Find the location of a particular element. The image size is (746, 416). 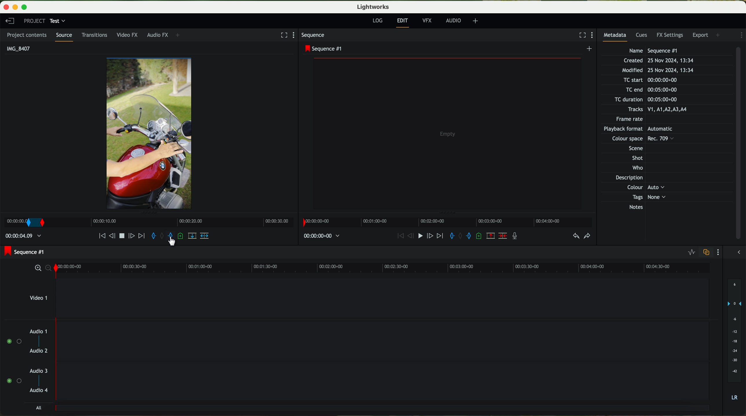

Frame rate is located at coordinates (631, 120).